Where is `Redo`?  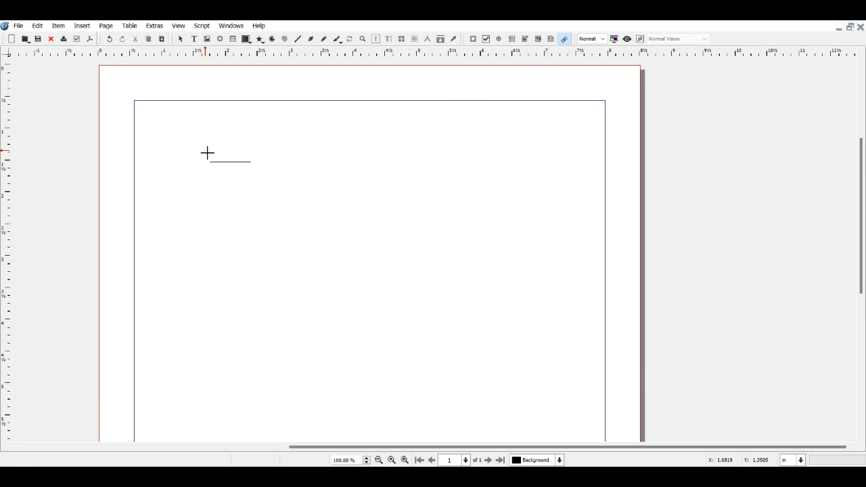 Redo is located at coordinates (123, 39).